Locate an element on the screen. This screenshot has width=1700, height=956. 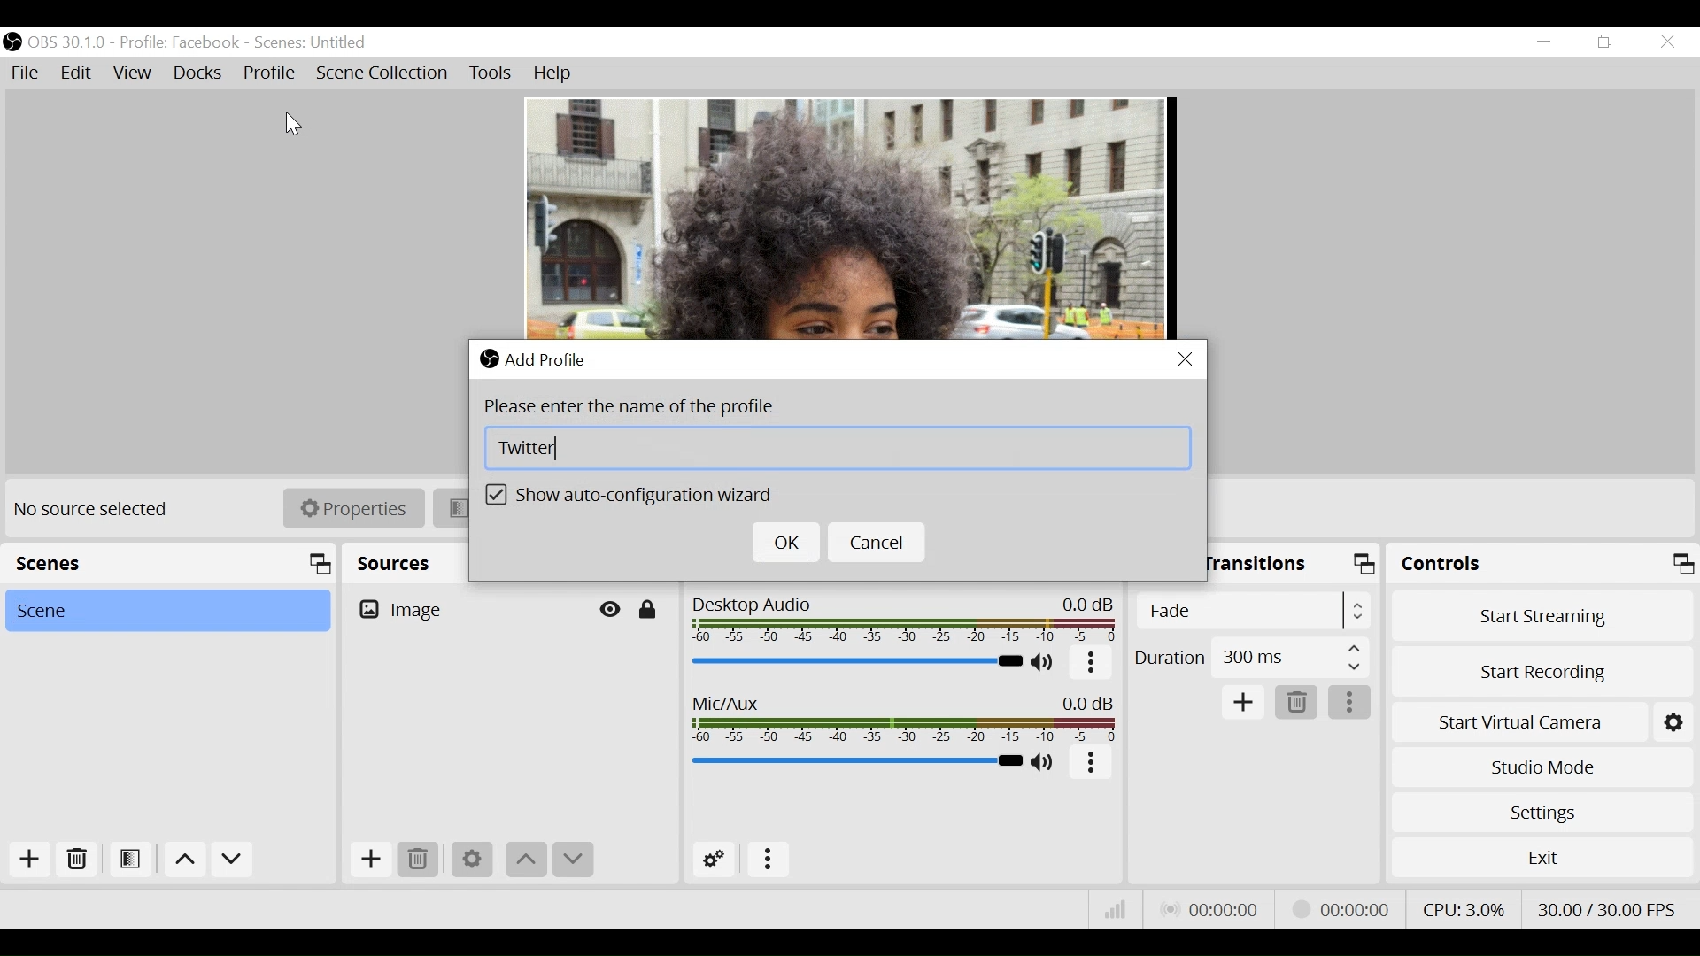
Start Virtual Camera is located at coordinates (1540, 720).